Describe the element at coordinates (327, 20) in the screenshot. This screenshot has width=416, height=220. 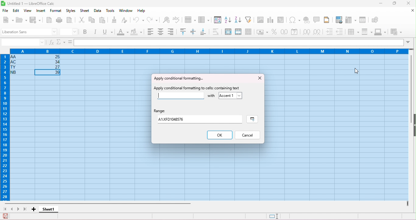
I see `header and footer` at that location.